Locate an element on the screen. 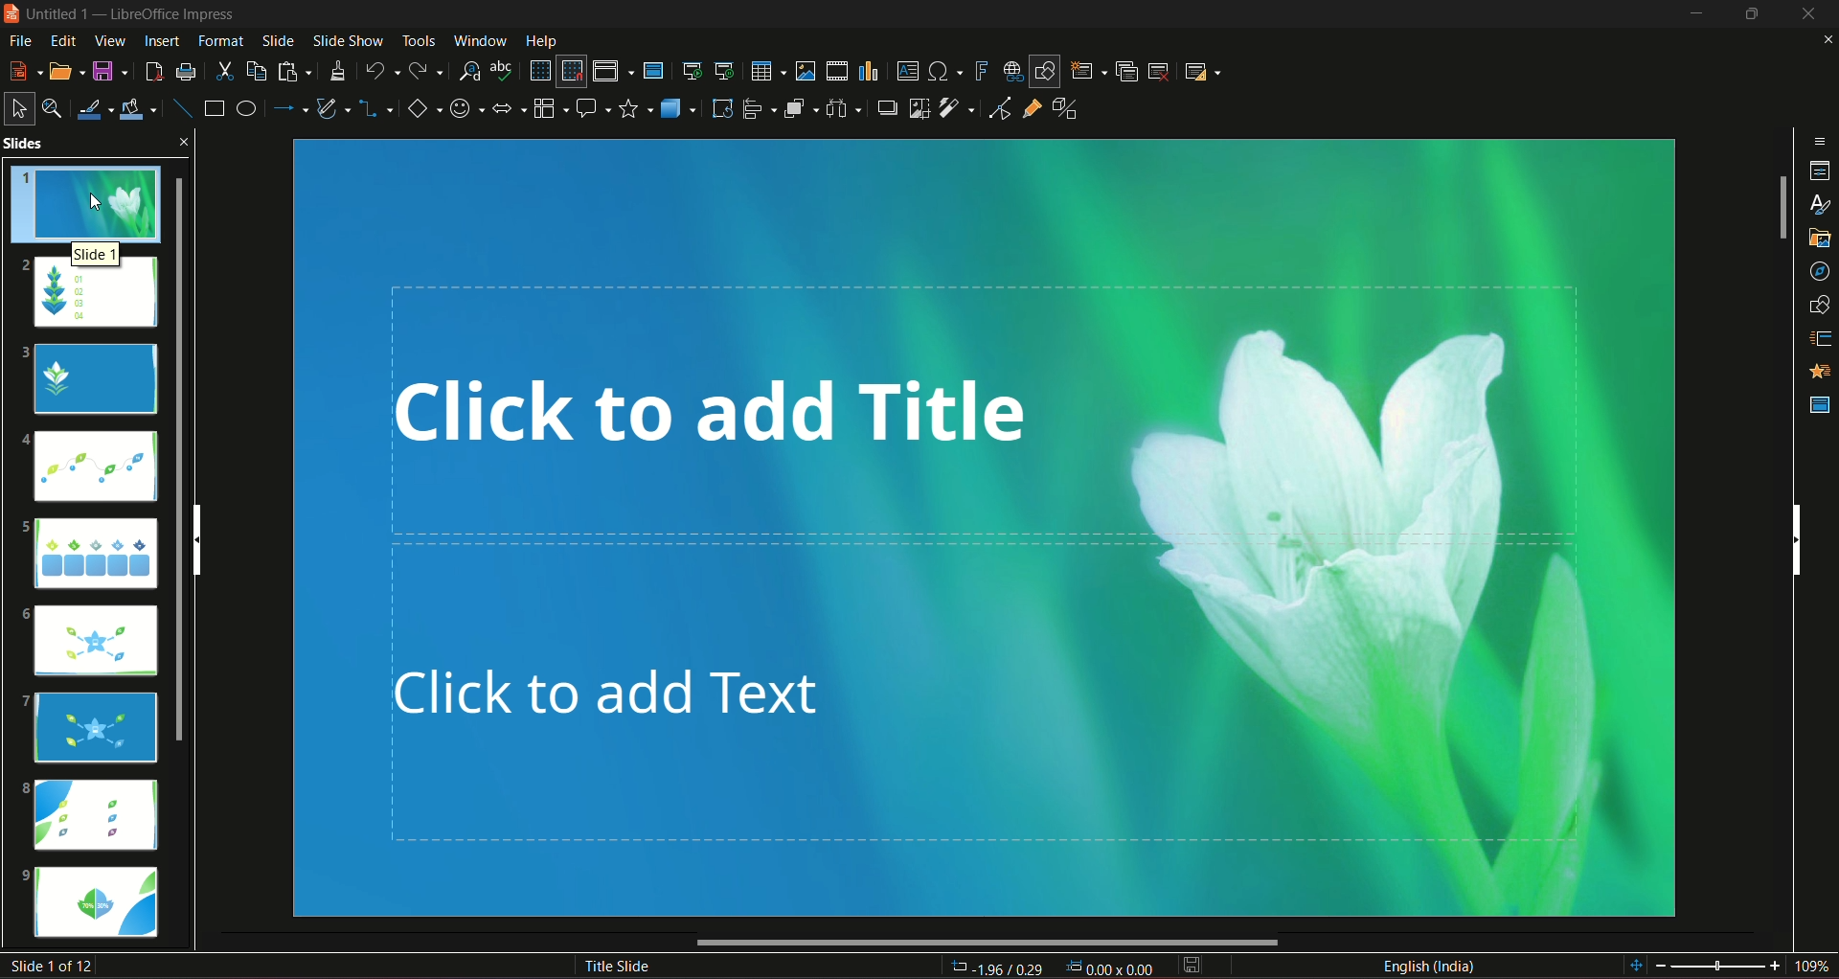 The width and height of the screenshot is (1839, 979). symbol shapes is located at coordinates (466, 108).